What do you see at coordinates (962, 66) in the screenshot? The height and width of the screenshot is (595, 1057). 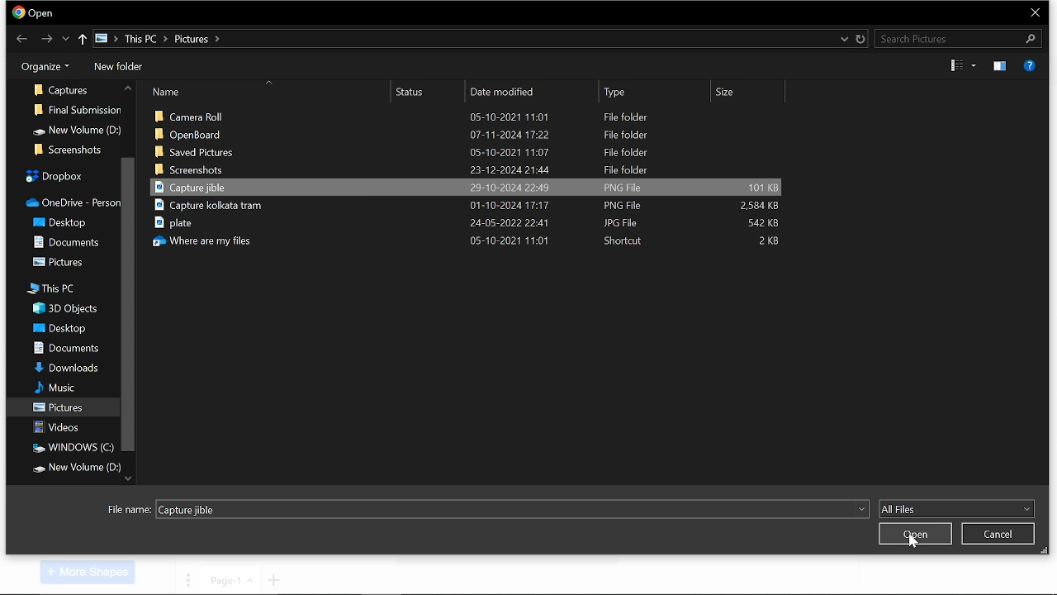 I see `view options` at bounding box center [962, 66].